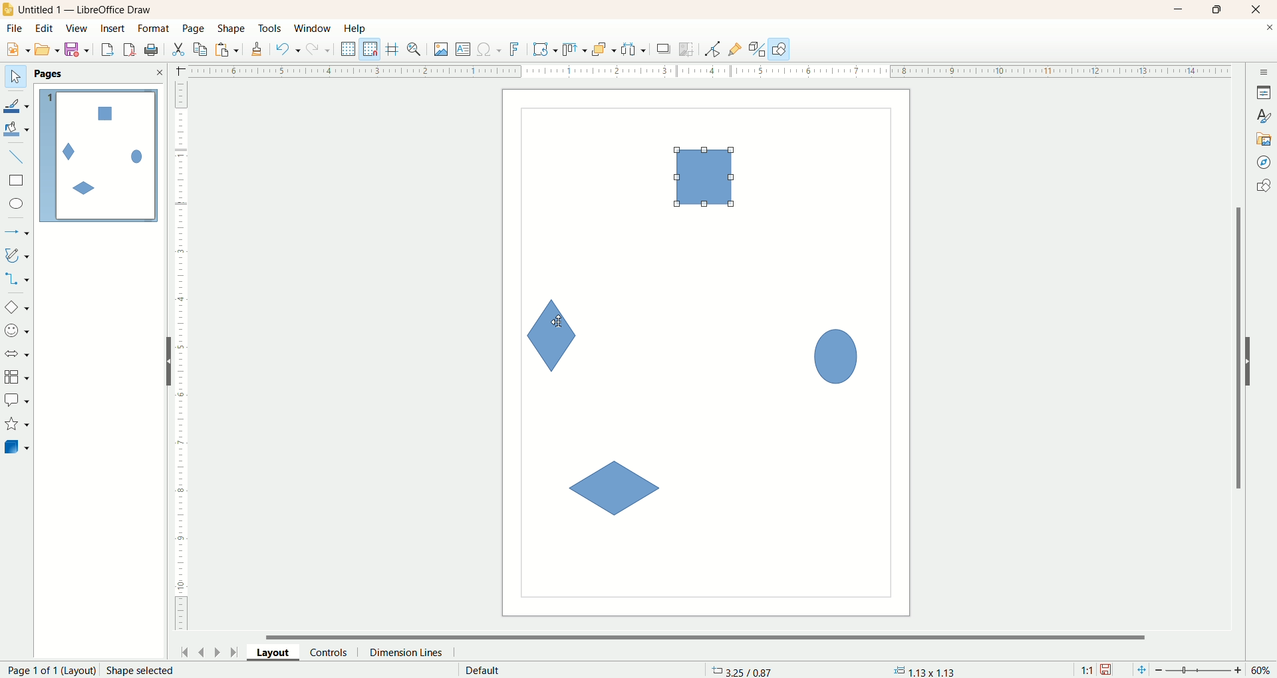 The height and width of the screenshot is (678, 1277). What do you see at coordinates (780, 49) in the screenshot?
I see `draw function` at bounding box center [780, 49].